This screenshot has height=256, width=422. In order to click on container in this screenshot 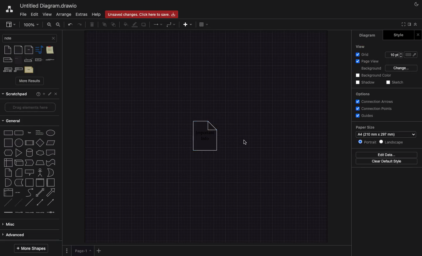, I will do `click(29, 182)`.